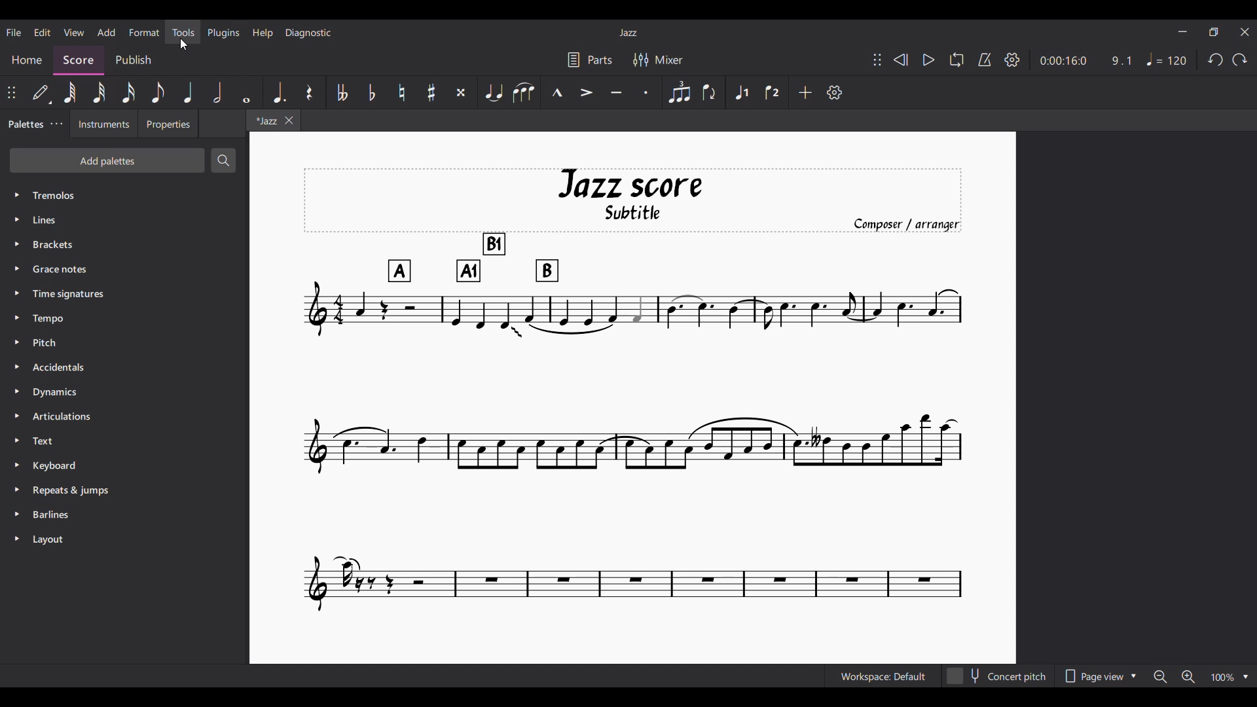 The width and height of the screenshot is (1257, 707). Describe the element at coordinates (773, 92) in the screenshot. I see `Voice 2` at that location.